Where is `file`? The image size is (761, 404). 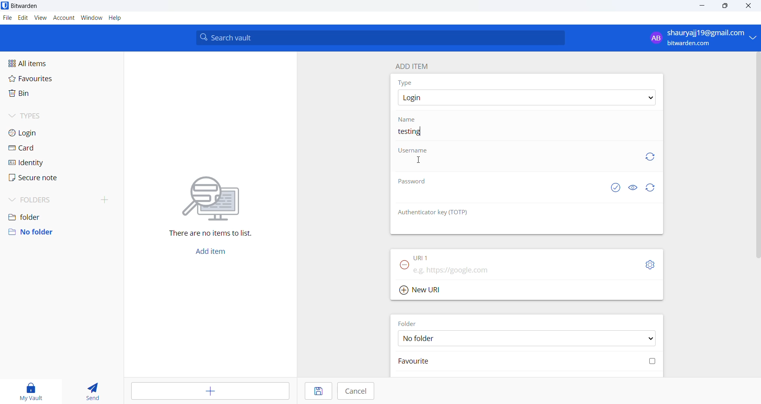 file is located at coordinates (7, 19).